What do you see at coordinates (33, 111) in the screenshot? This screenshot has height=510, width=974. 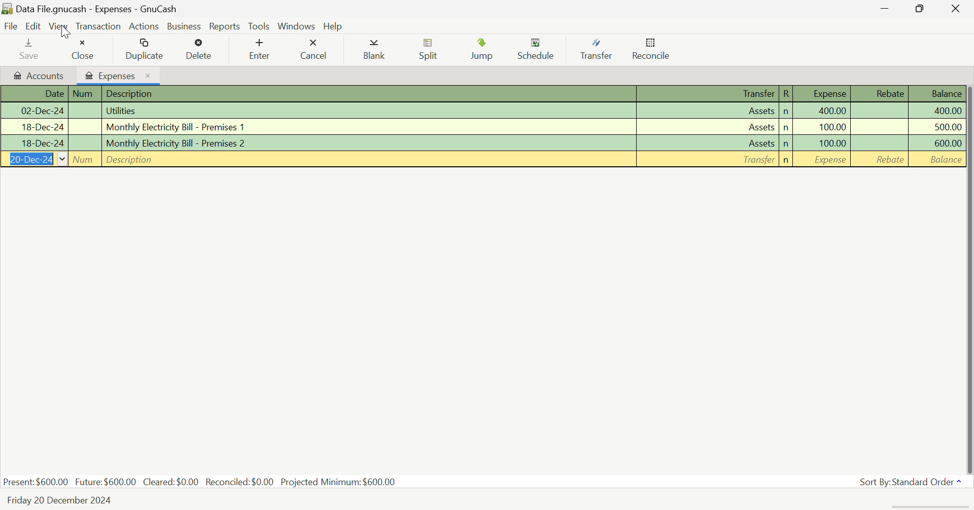 I see `Date` at bounding box center [33, 111].